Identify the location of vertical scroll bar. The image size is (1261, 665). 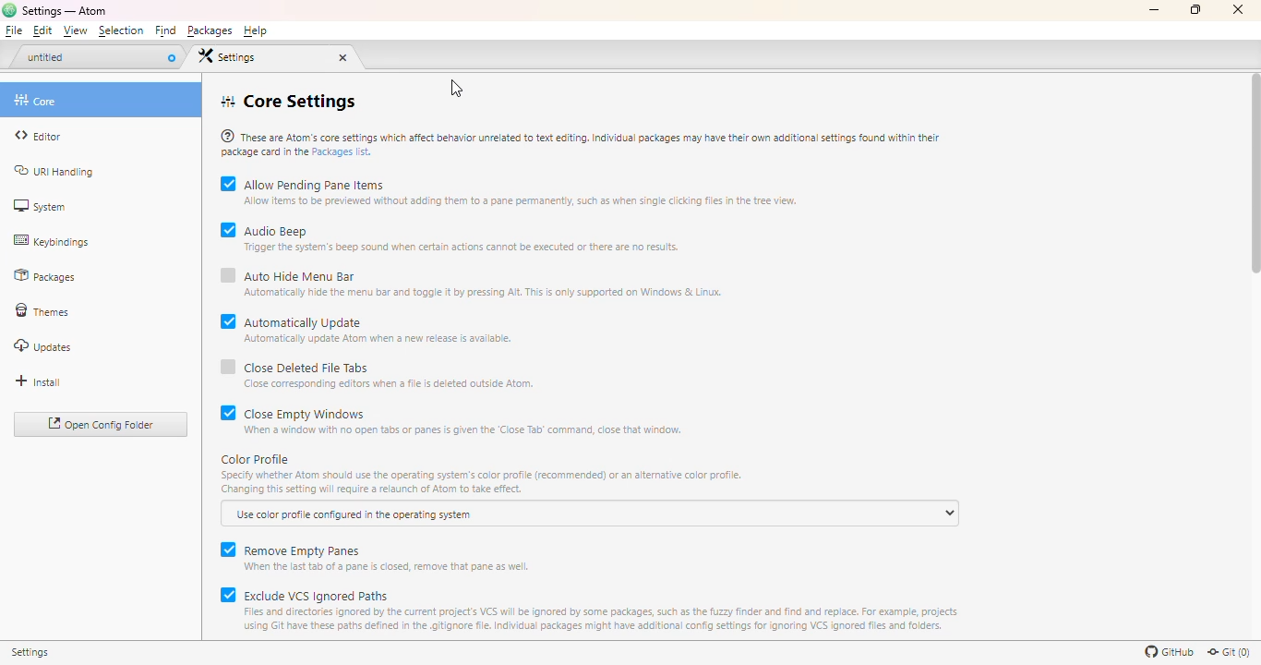
(1256, 174).